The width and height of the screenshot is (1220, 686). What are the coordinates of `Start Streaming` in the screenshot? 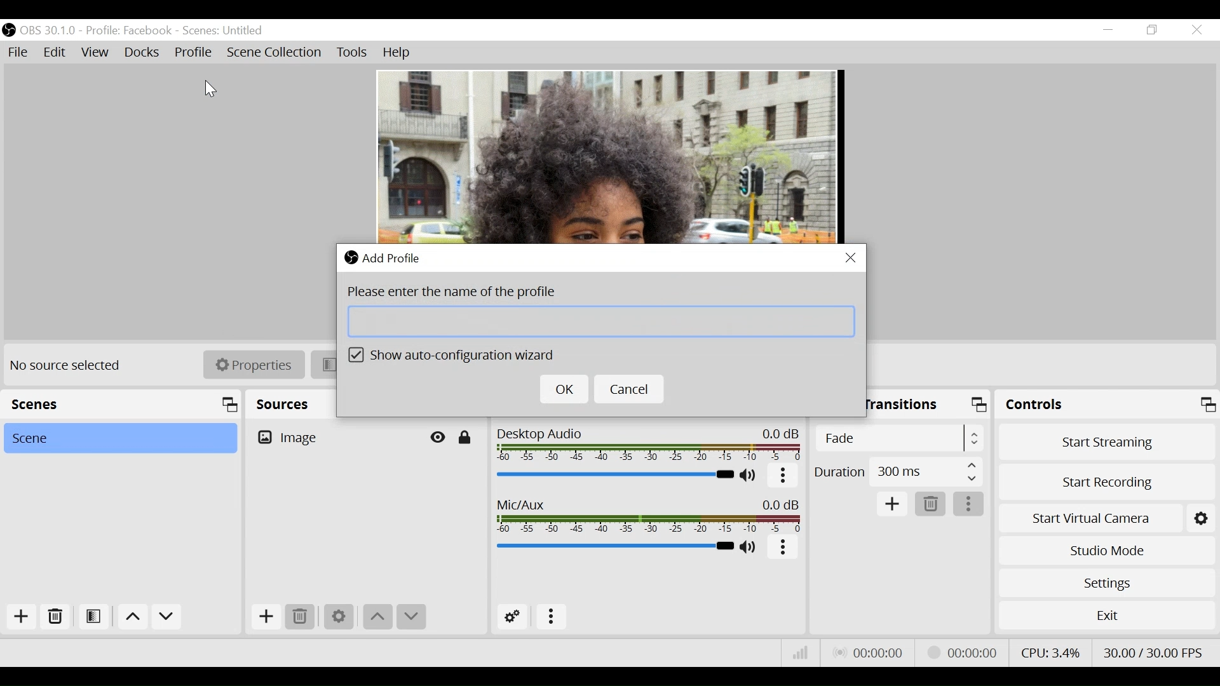 It's located at (1107, 441).